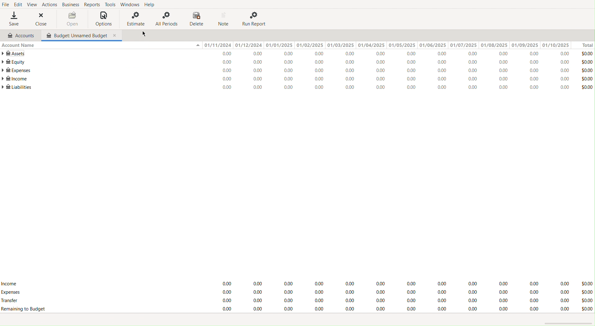 The width and height of the screenshot is (595, 326). I want to click on Remaining Budget Values, so click(393, 309).